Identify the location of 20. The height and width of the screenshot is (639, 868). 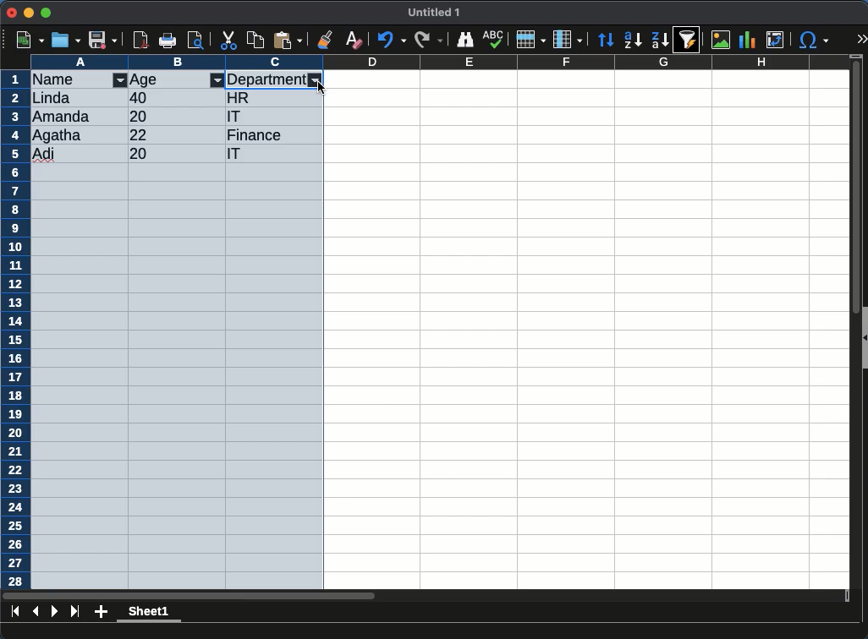
(141, 116).